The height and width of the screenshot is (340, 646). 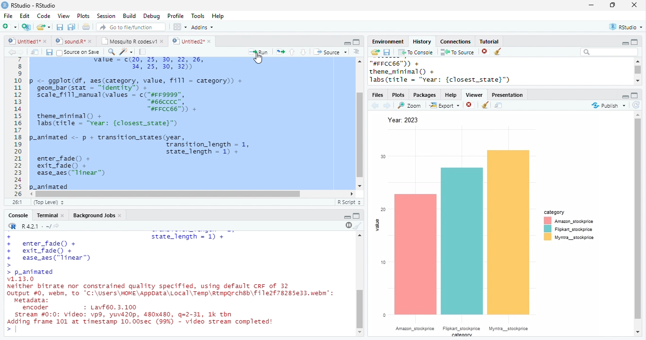 What do you see at coordinates (359, 135) in the screenshot?
I see `scroll bar` at bounding box center [359, 135].